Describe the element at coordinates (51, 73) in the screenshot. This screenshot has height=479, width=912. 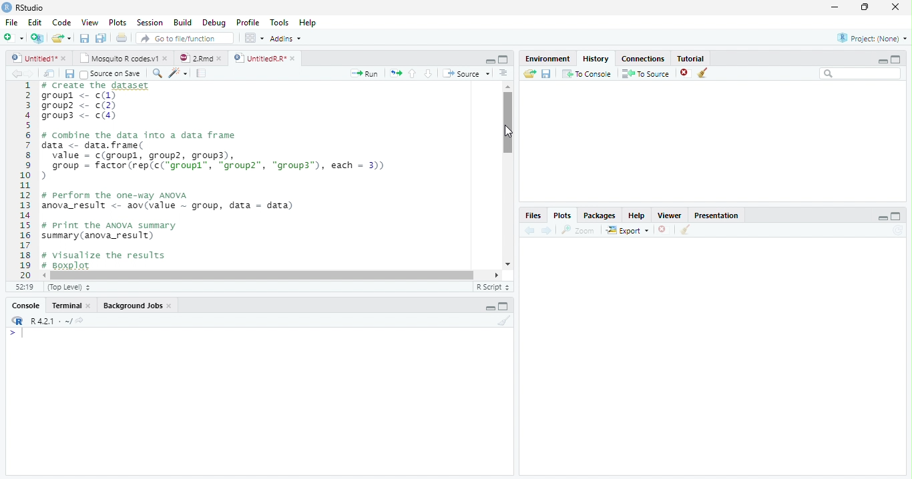
I see `Show in new window` at that location.